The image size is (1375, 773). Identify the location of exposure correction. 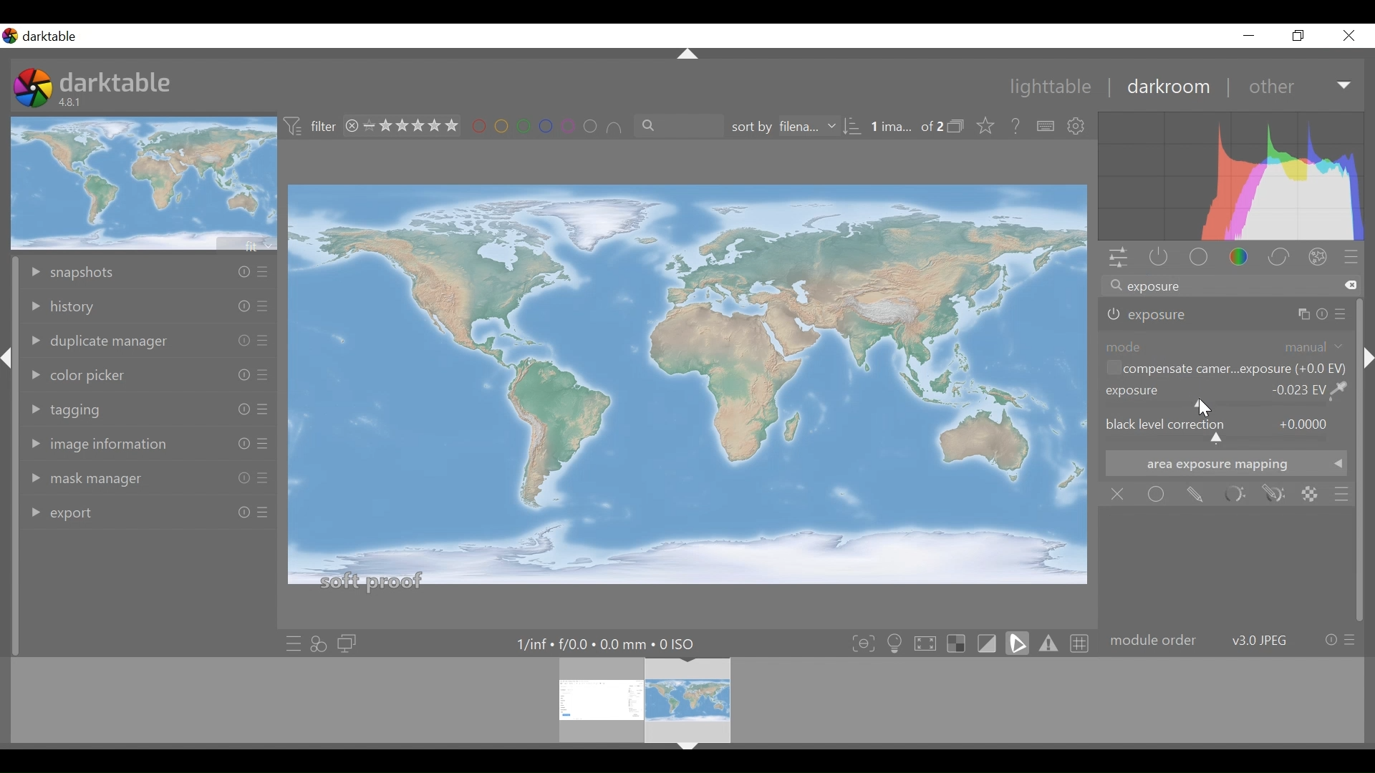
(1154, 315).